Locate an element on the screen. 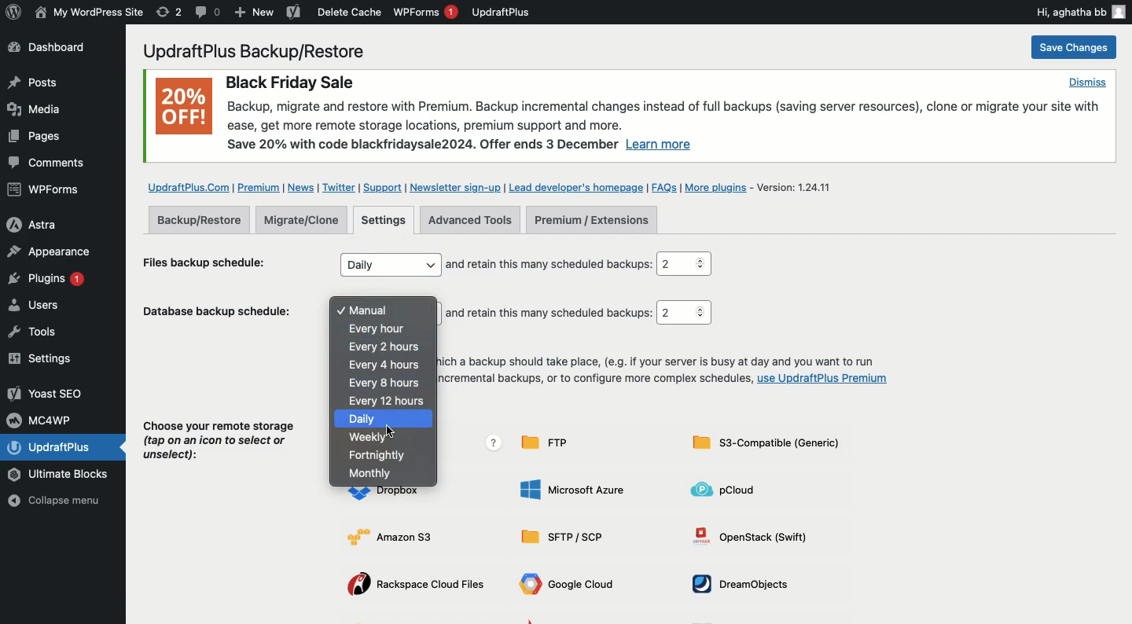 This screenshot has height=624, width=1132. Collapse menu is located at coordinates (61, 502).